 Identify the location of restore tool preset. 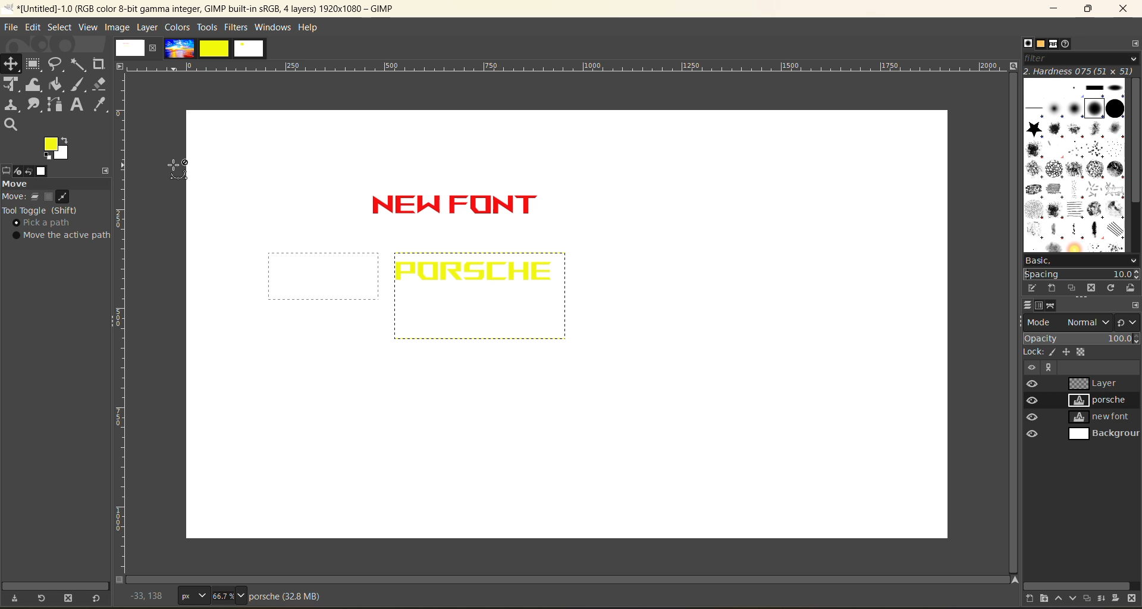
(43, 599).